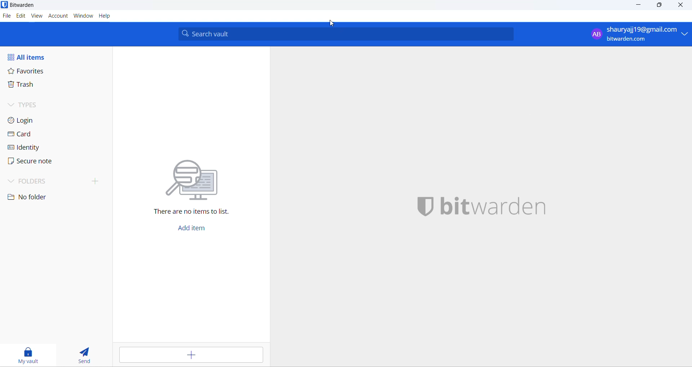 This screenshot has width=692, height=367. I want to click on folder, so click(55, 182).